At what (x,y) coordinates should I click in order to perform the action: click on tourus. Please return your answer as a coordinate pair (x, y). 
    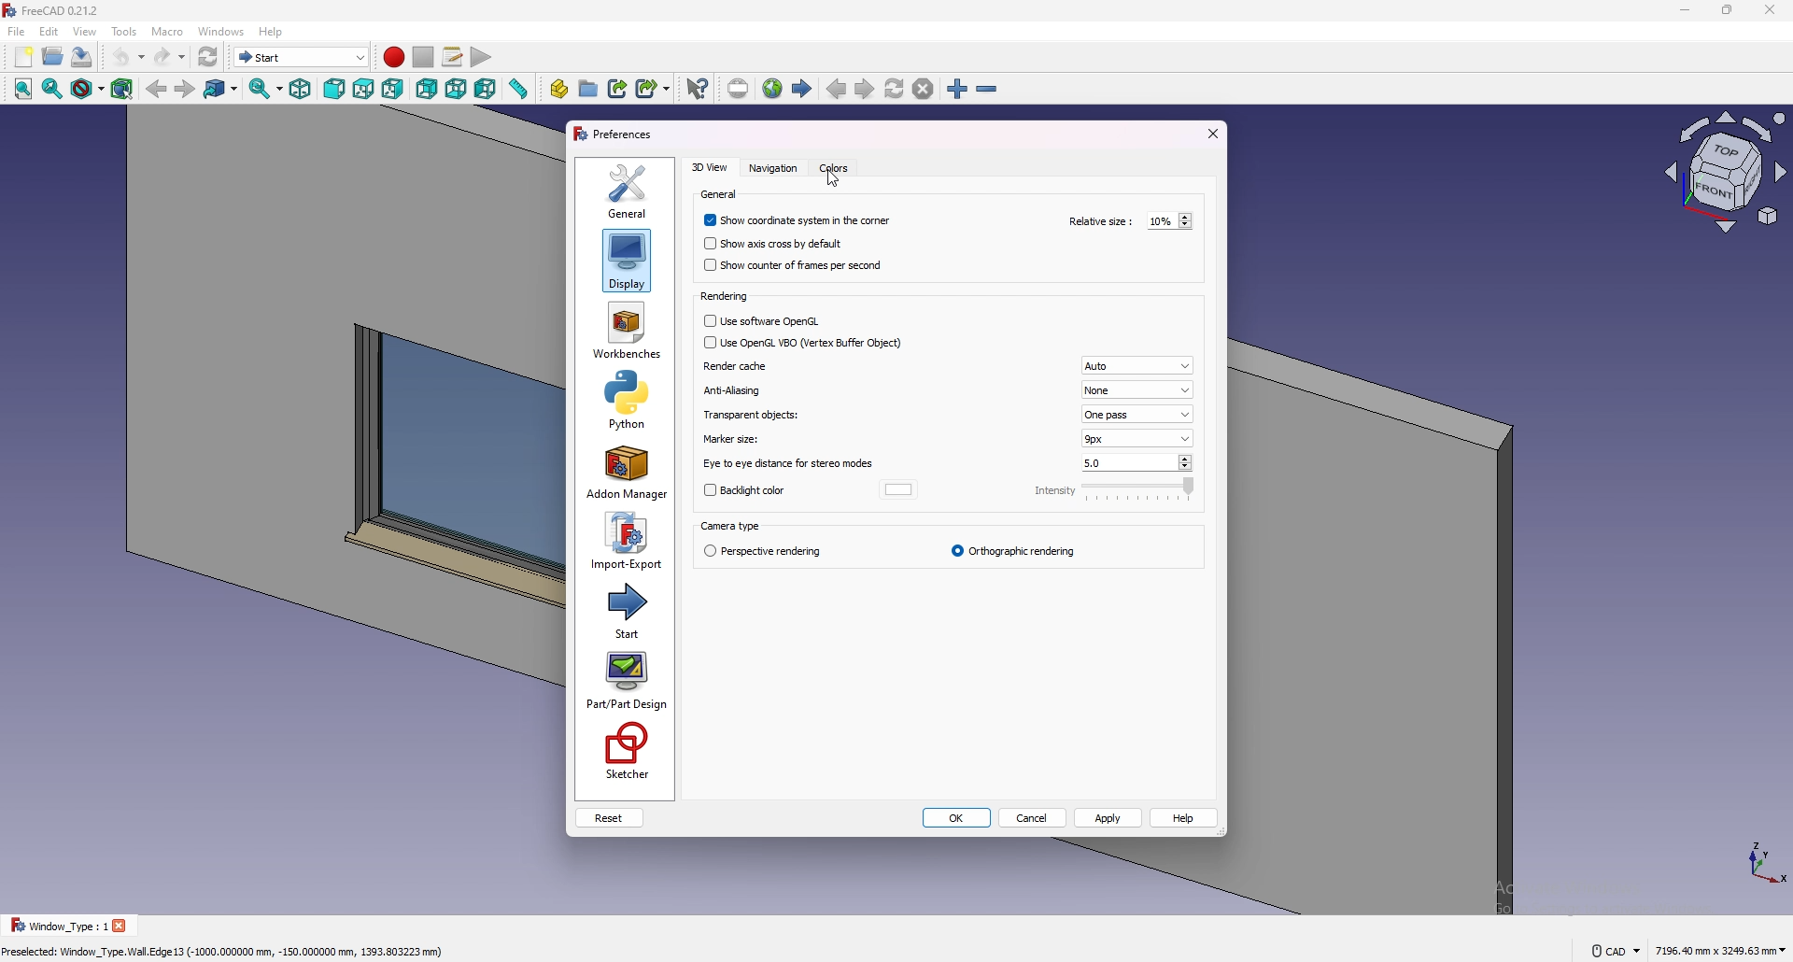
    Looking at the image, I should click on (1756, 861).